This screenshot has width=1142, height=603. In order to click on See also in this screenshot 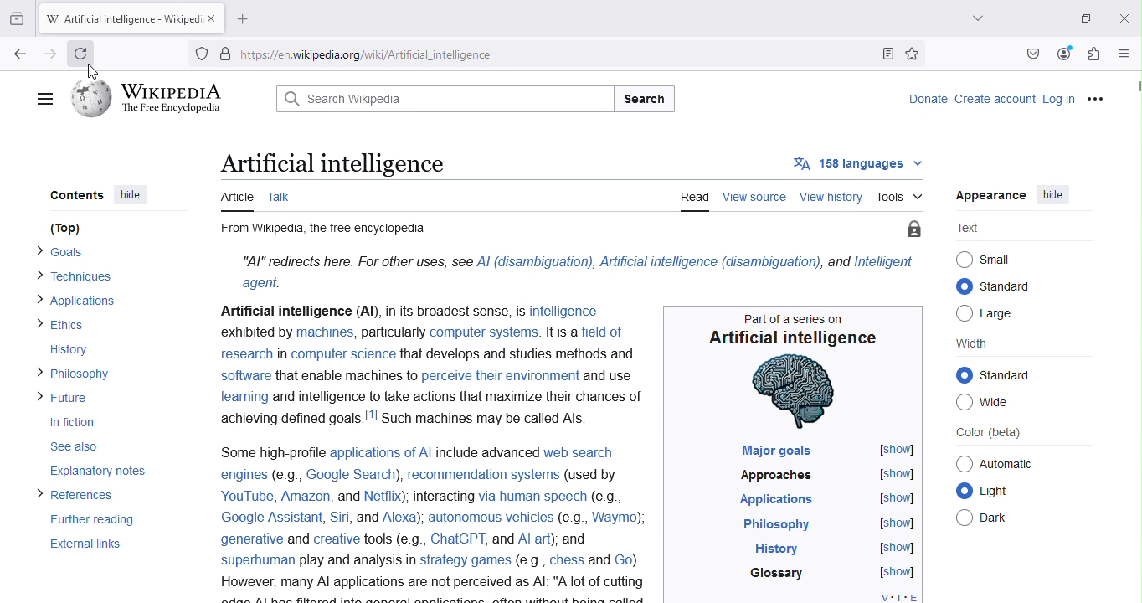, I will do `click(81, 449)`.